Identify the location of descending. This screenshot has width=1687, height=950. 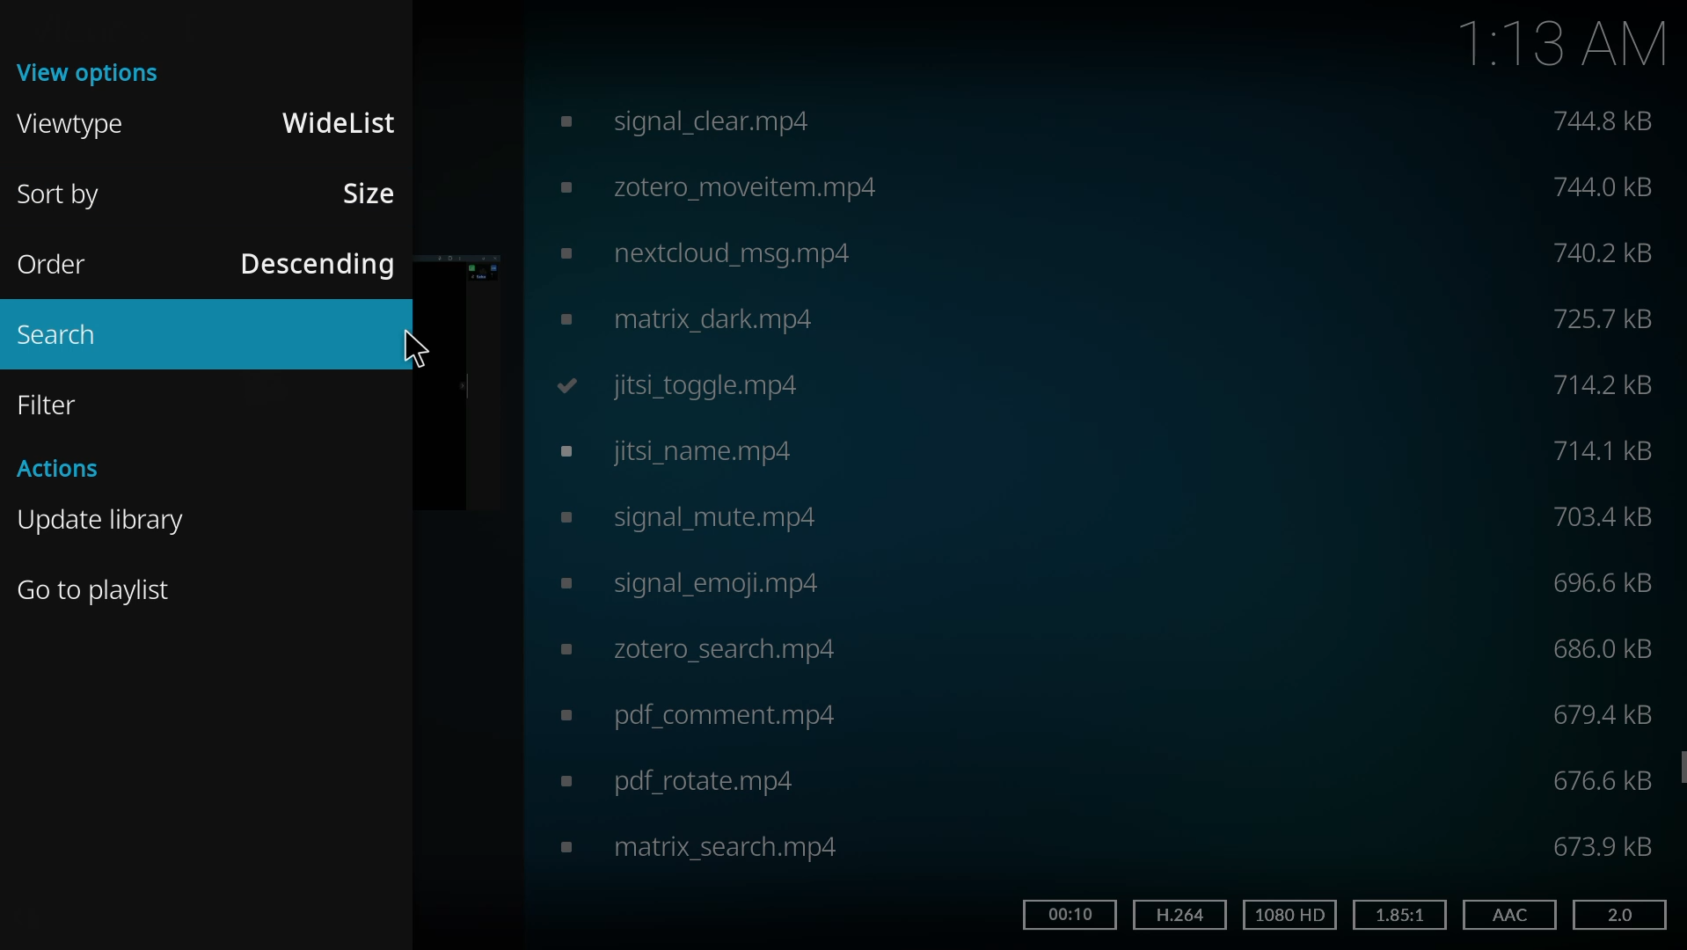
(322, 265).